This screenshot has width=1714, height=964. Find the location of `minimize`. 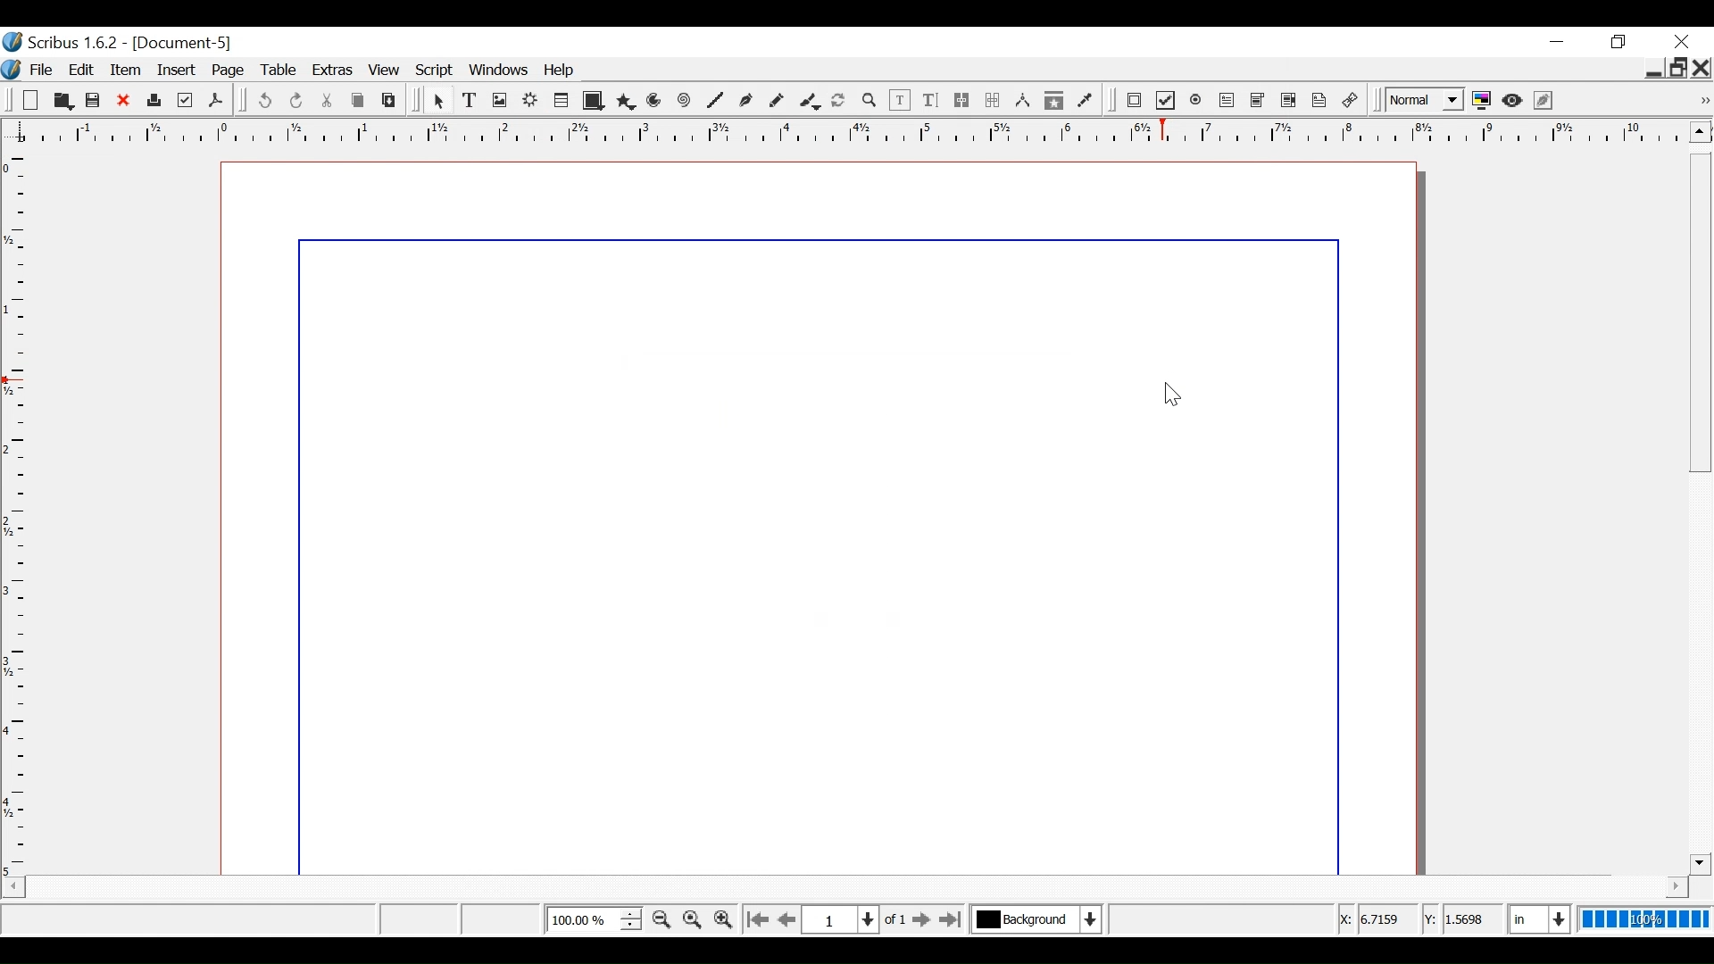

minimize is located at coordinates (1652, 71).